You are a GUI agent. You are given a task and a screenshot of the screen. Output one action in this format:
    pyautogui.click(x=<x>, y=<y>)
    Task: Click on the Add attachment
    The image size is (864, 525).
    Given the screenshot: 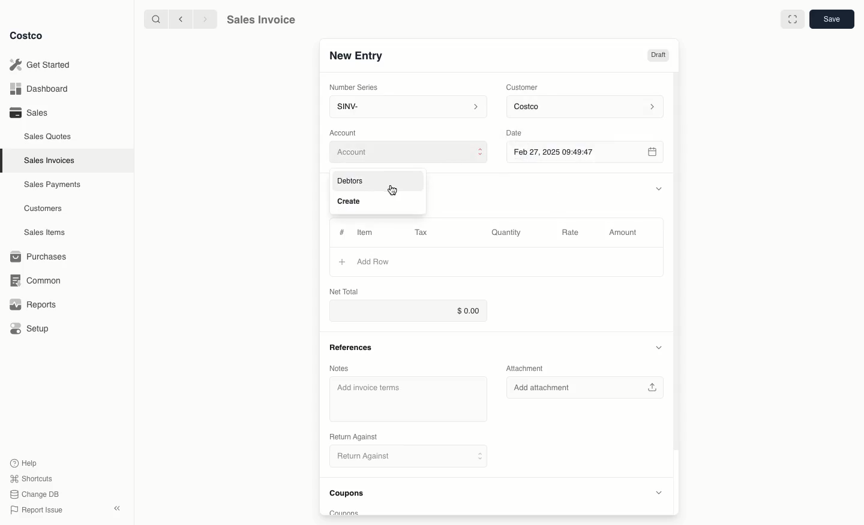 What is the action you would take?
    pyautogui.click(x=588, y=388)
    